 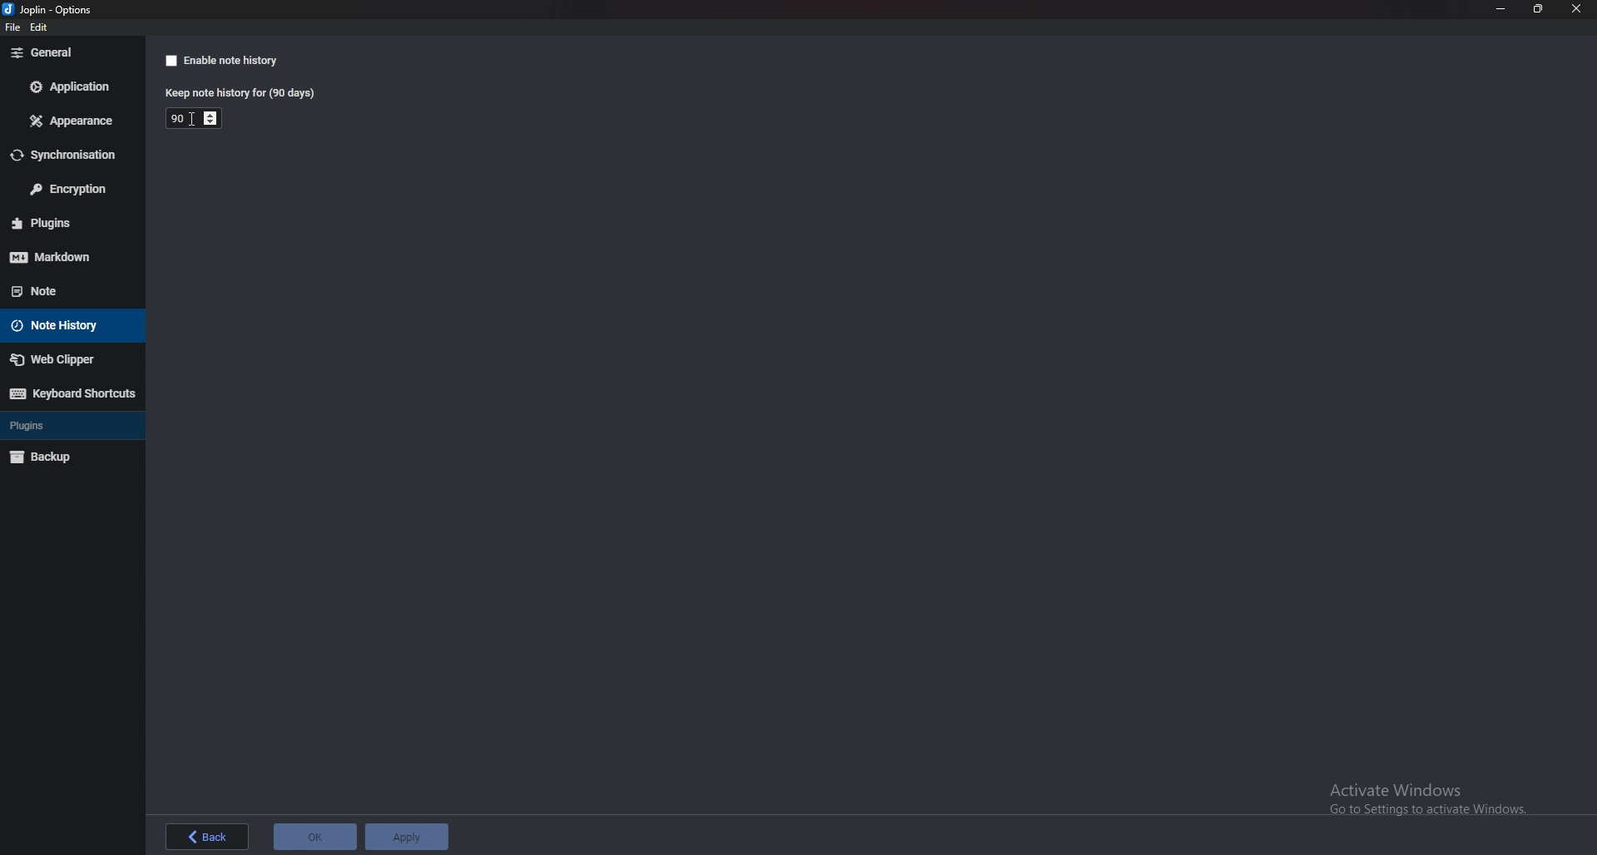 I want to click on close, so click(x=1579, y=9).